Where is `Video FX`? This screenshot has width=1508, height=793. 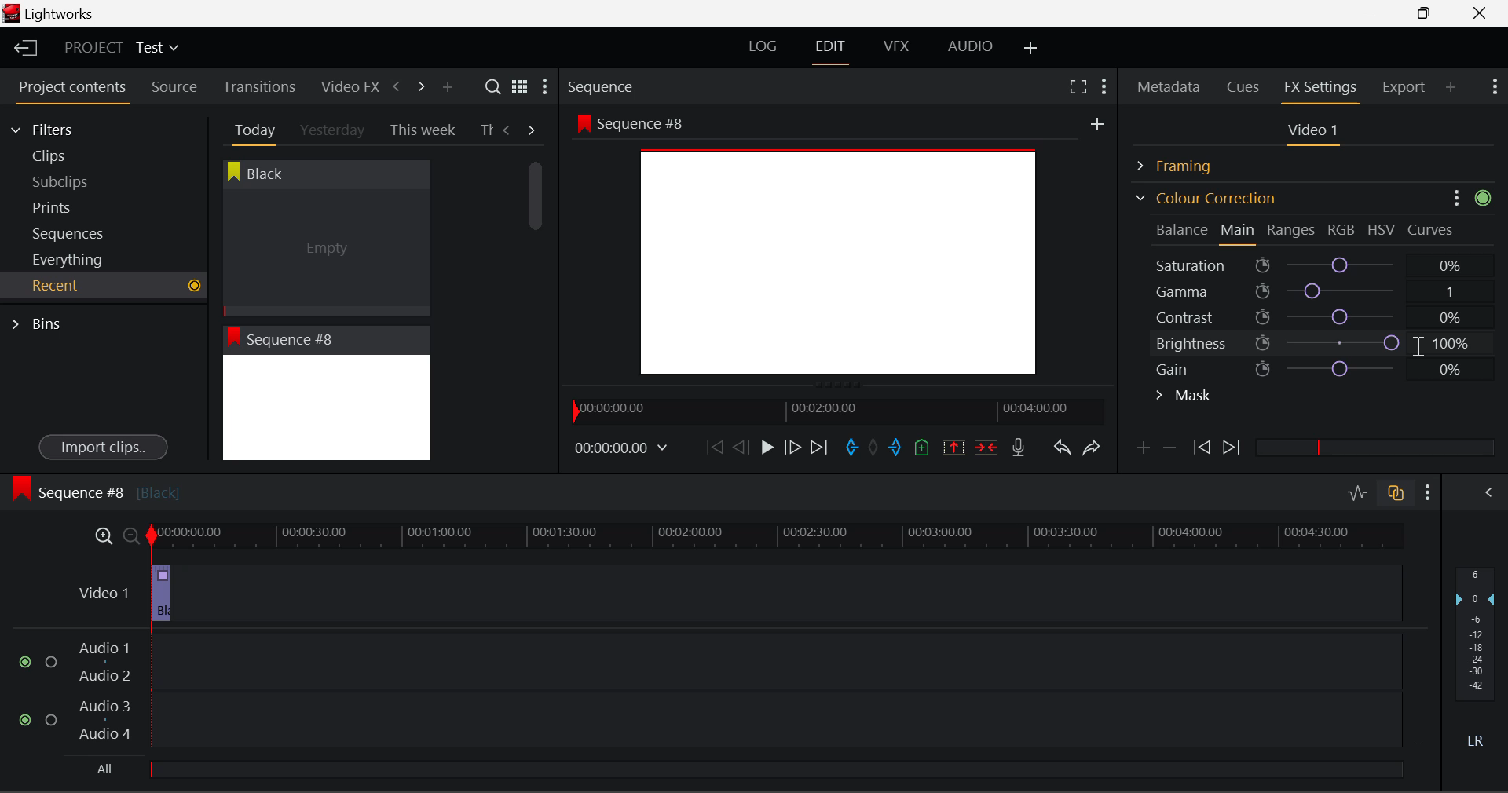
Video FX is located at coordinates (346, 86).